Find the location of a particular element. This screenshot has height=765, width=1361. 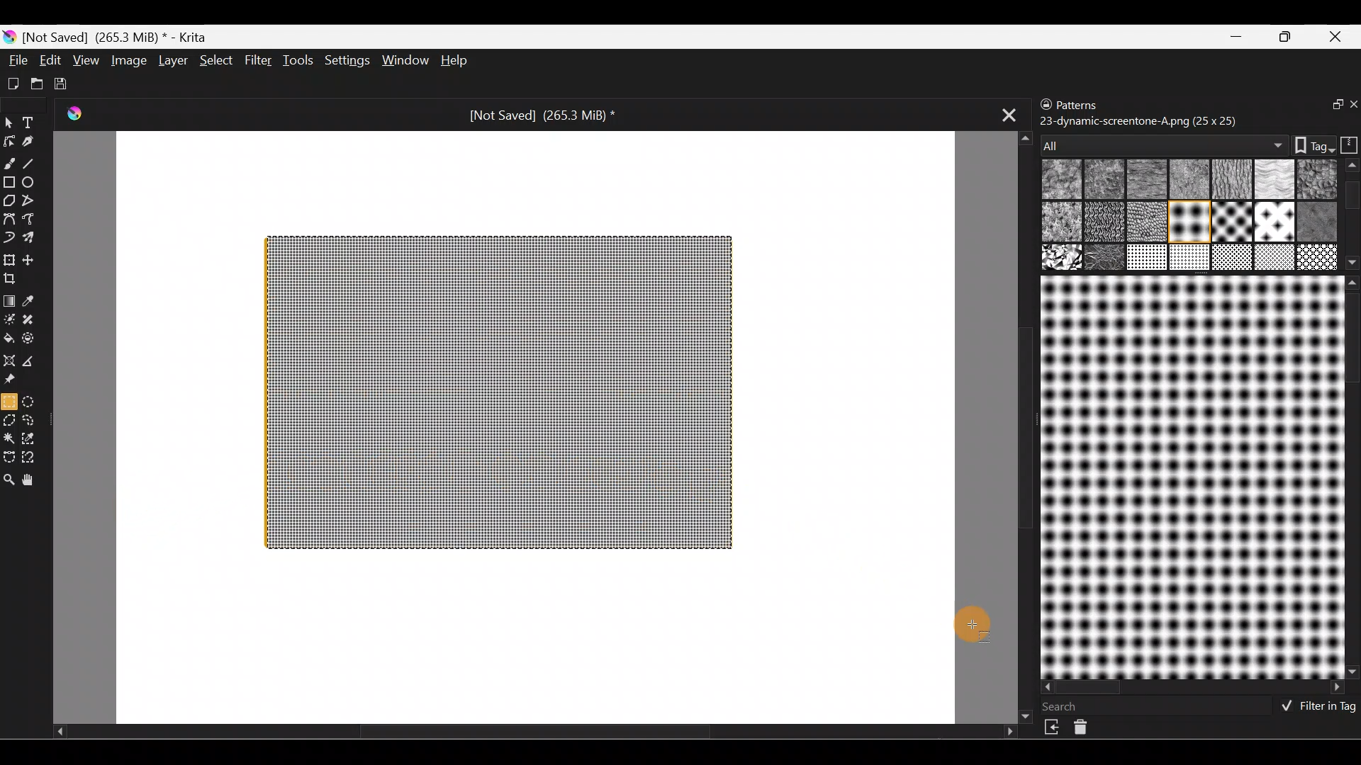

09b drawed_crossedlines.png is located at coordinates (1145, 222).